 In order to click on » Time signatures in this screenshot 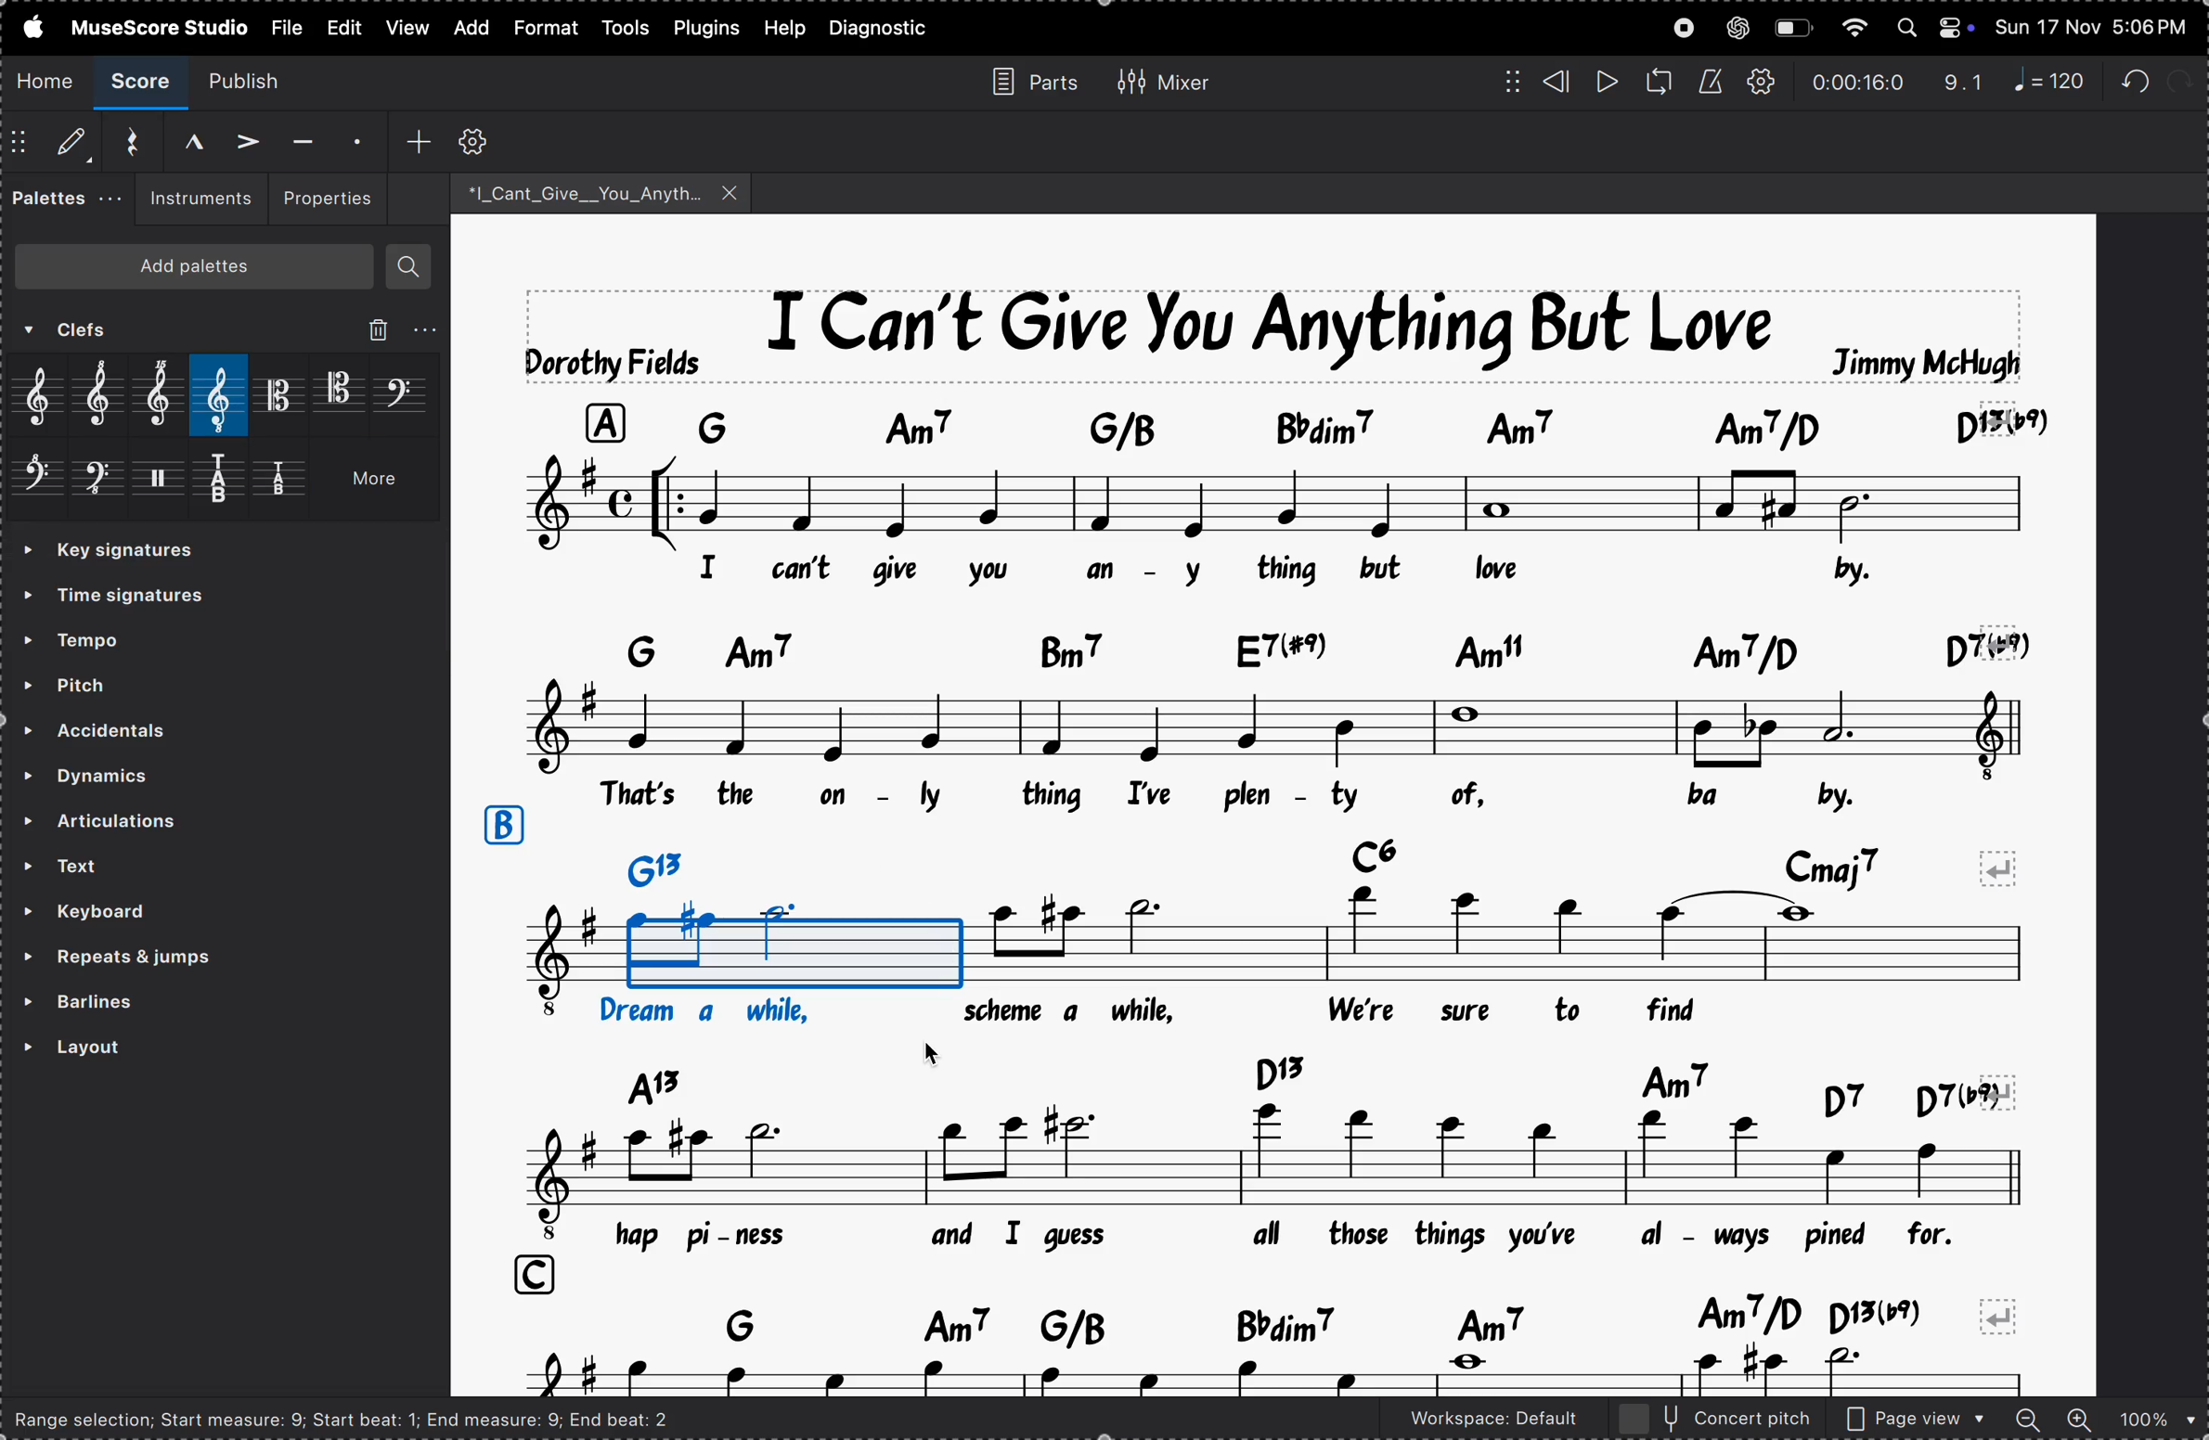, I will do `click(121, 552)`.